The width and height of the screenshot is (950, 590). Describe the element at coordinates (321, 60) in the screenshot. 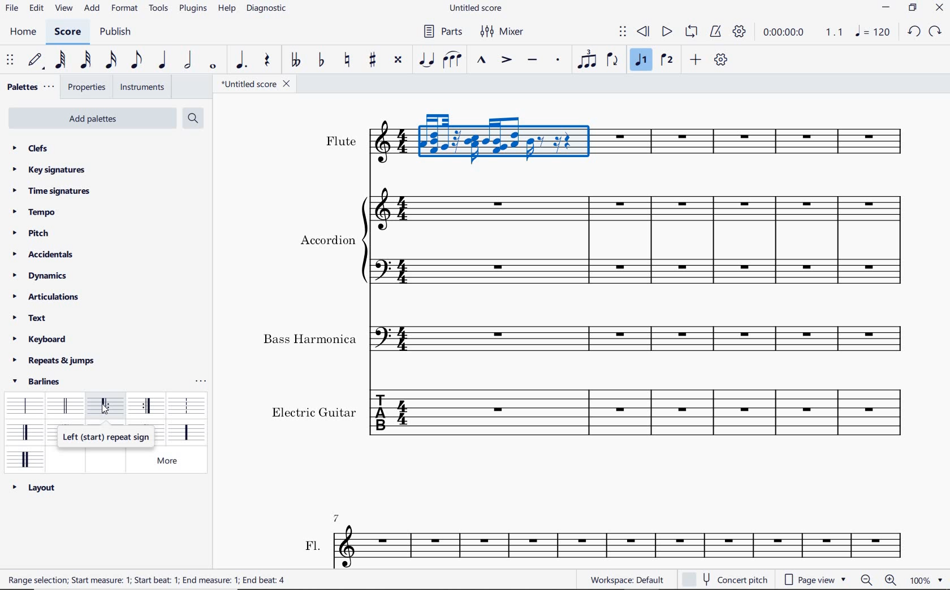

I see `toggle flat` at that location.